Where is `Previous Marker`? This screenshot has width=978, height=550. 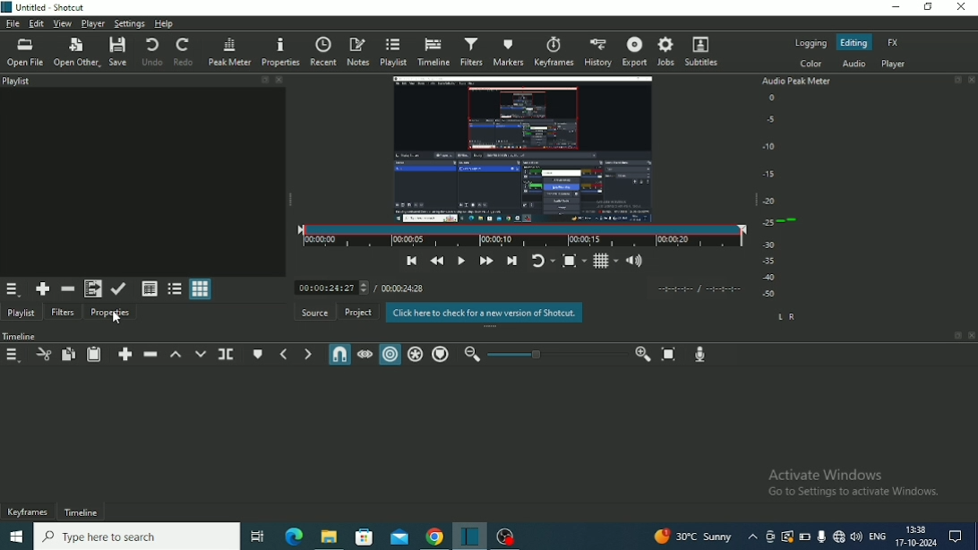
Previous Marker is located at coordinates (283, 354).